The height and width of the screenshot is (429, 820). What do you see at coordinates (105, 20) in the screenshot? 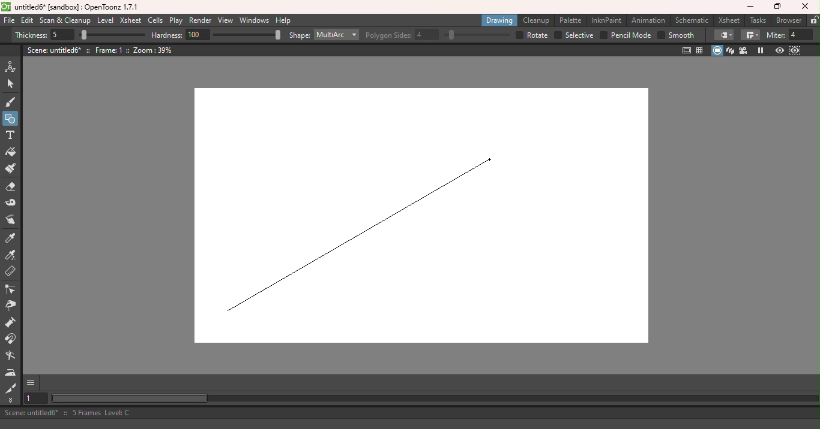
I see `Level` at bounding box center [105, 20].